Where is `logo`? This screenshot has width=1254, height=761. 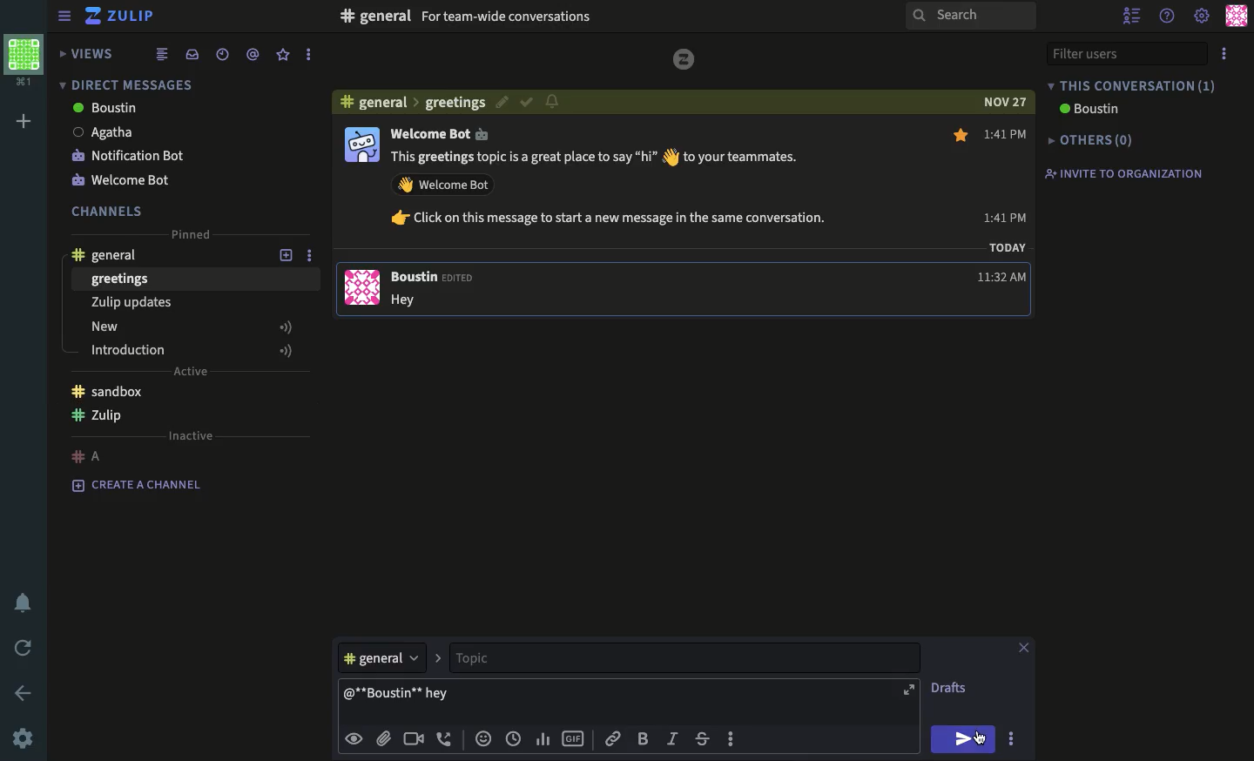 logo is located at coordinates (684, 59).